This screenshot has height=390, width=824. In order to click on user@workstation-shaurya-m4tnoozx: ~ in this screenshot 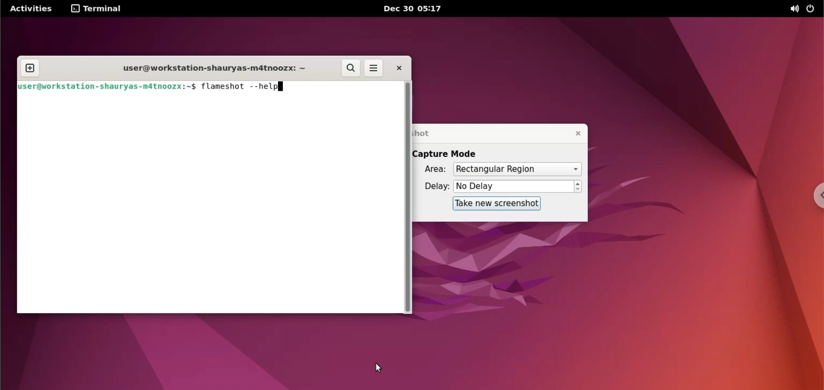, I will do `click(217, 68)`.